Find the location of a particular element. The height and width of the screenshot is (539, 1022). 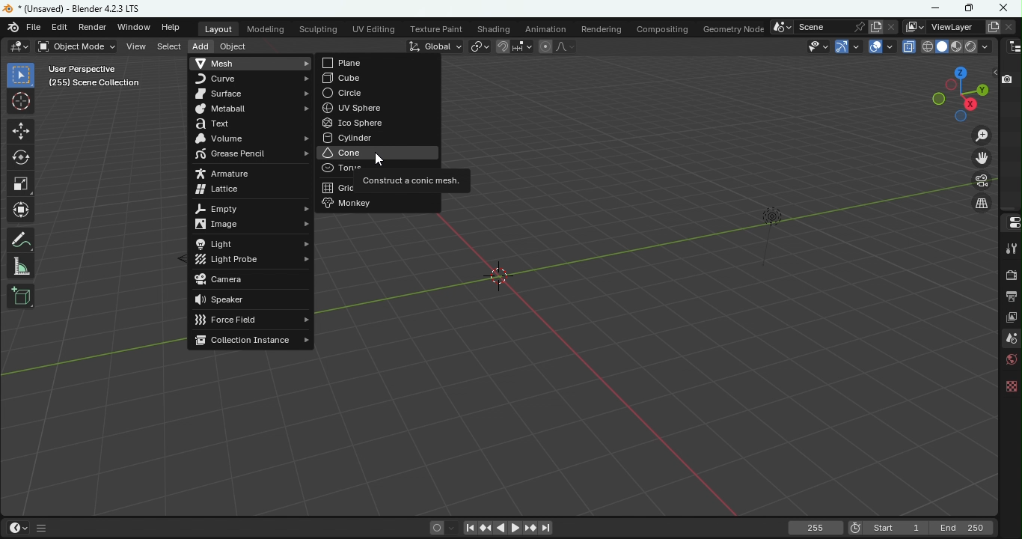

Toggle X-ray is located at coordinates (910, 47).